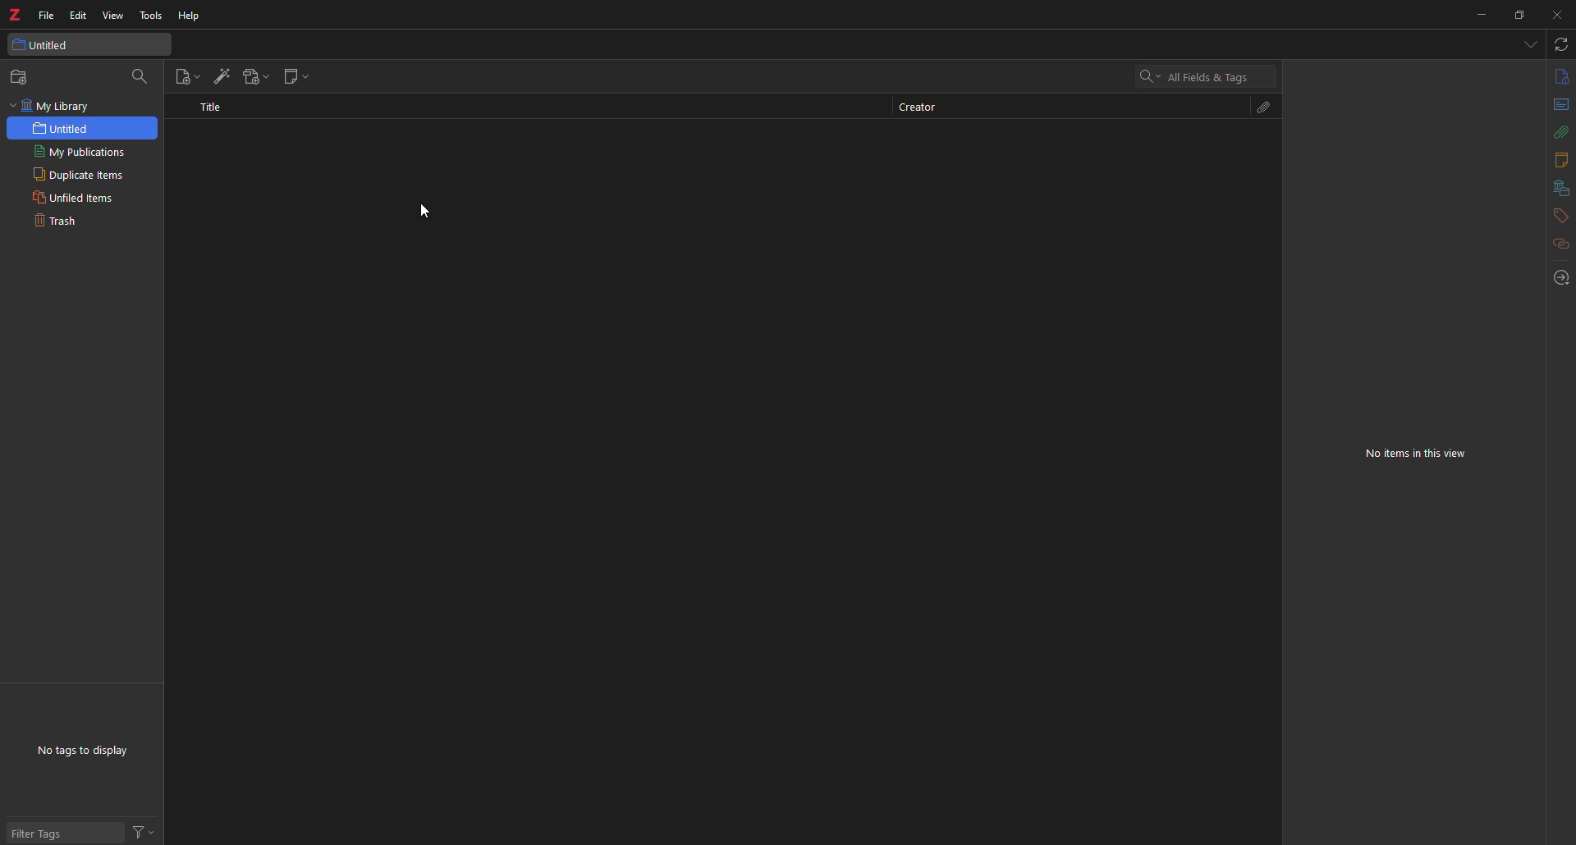 This screenshot has width=1576, height=845. What do you see at coordinates (79, 15) in the screenshot?
I see `edit` at bounding box center [79, 15].